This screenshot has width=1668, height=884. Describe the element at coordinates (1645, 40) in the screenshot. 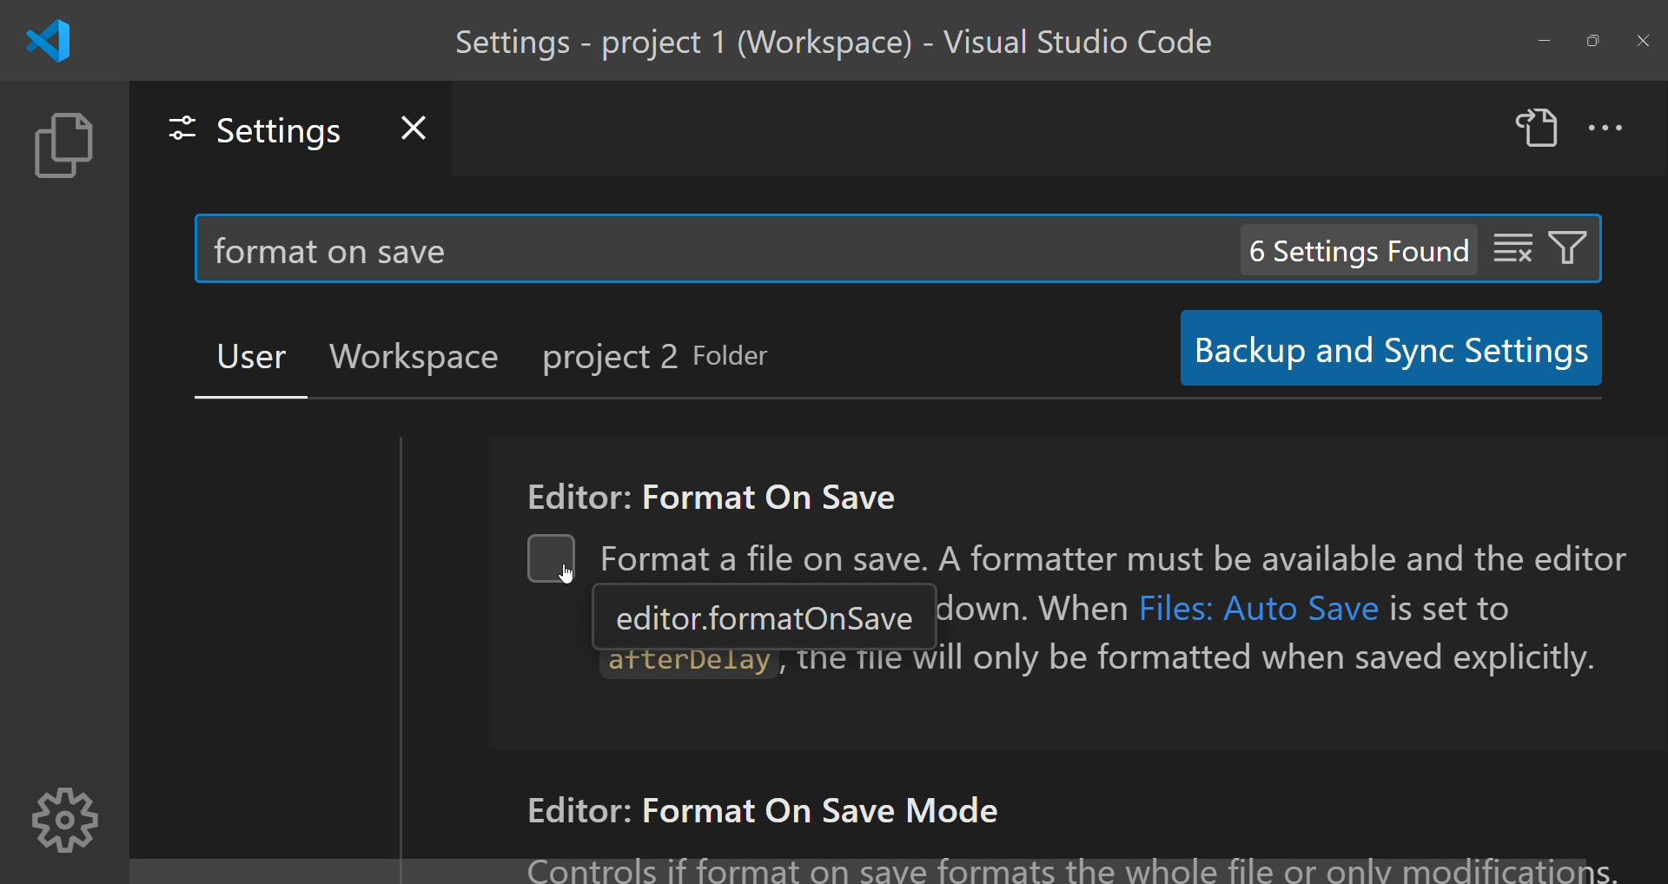

I see `close` at that location.